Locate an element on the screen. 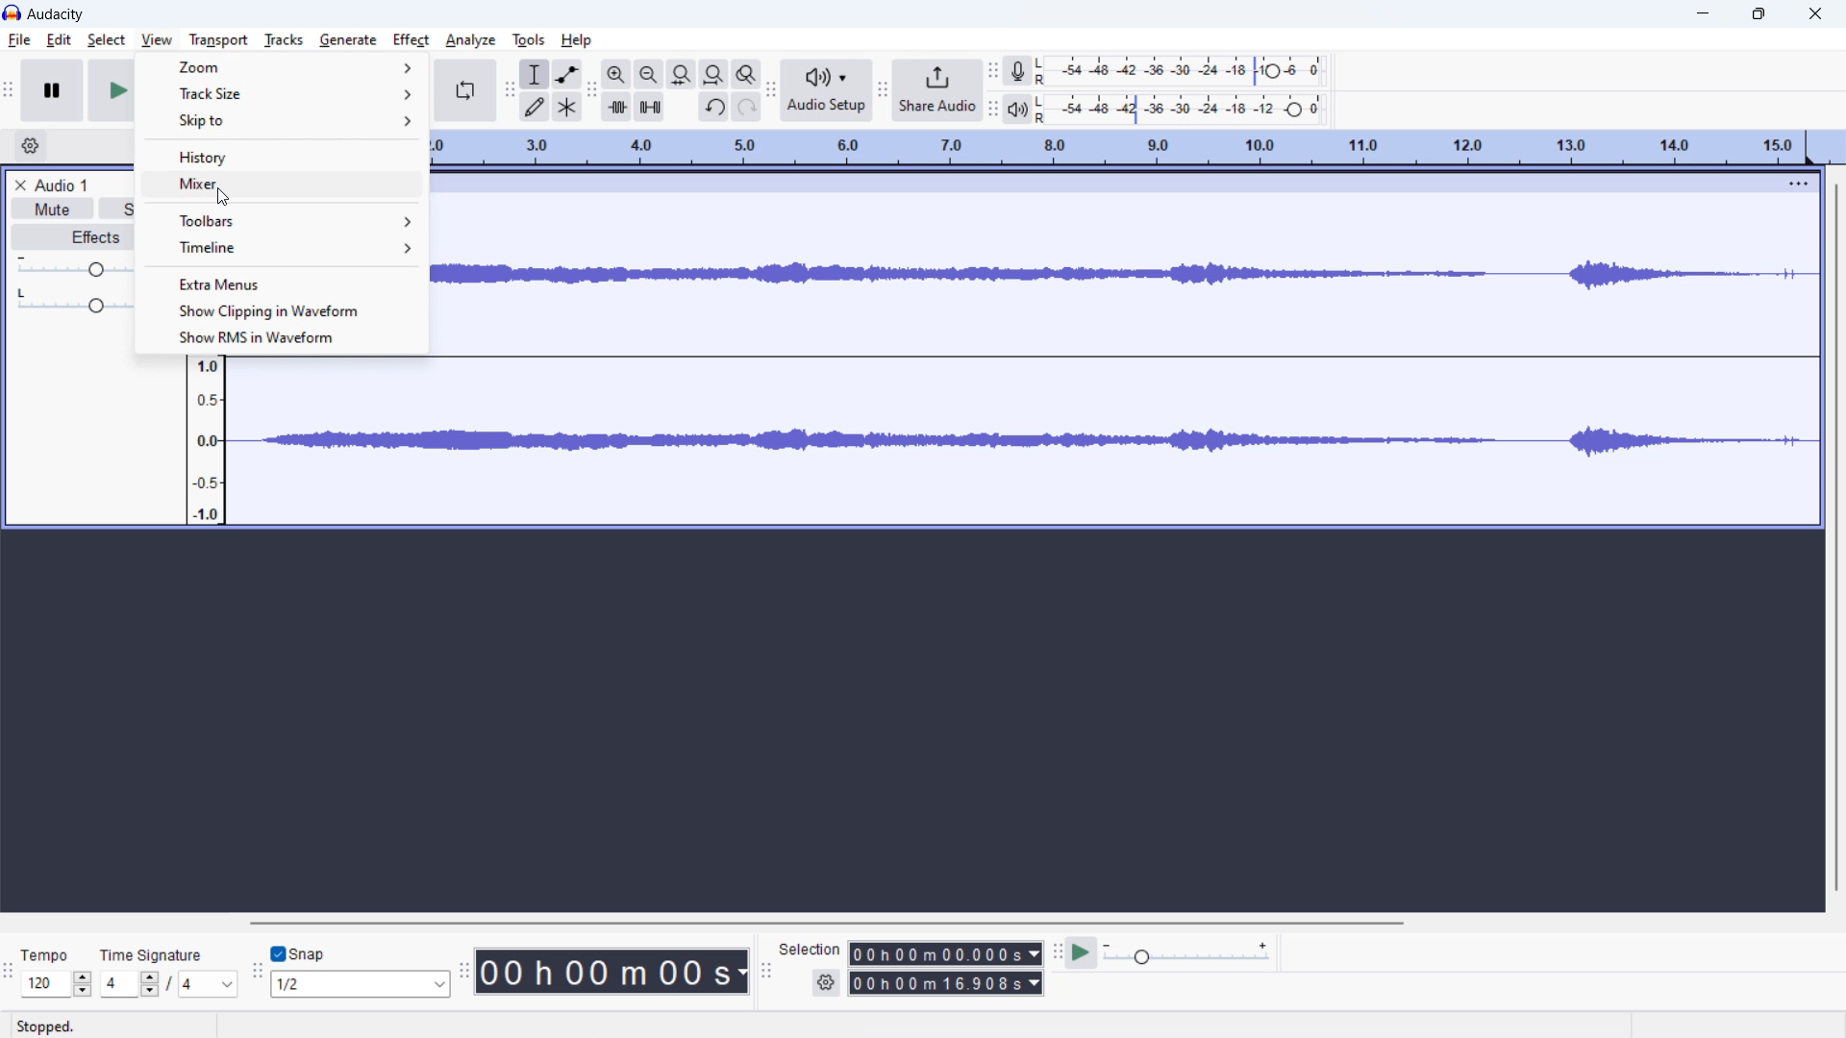 The image size is (1846, 1038). tools toolbar is located at coordinates (510, 90).